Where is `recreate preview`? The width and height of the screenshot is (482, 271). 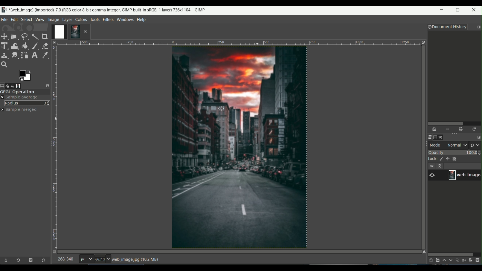 recreate preview is located at coordinates (475, 129).